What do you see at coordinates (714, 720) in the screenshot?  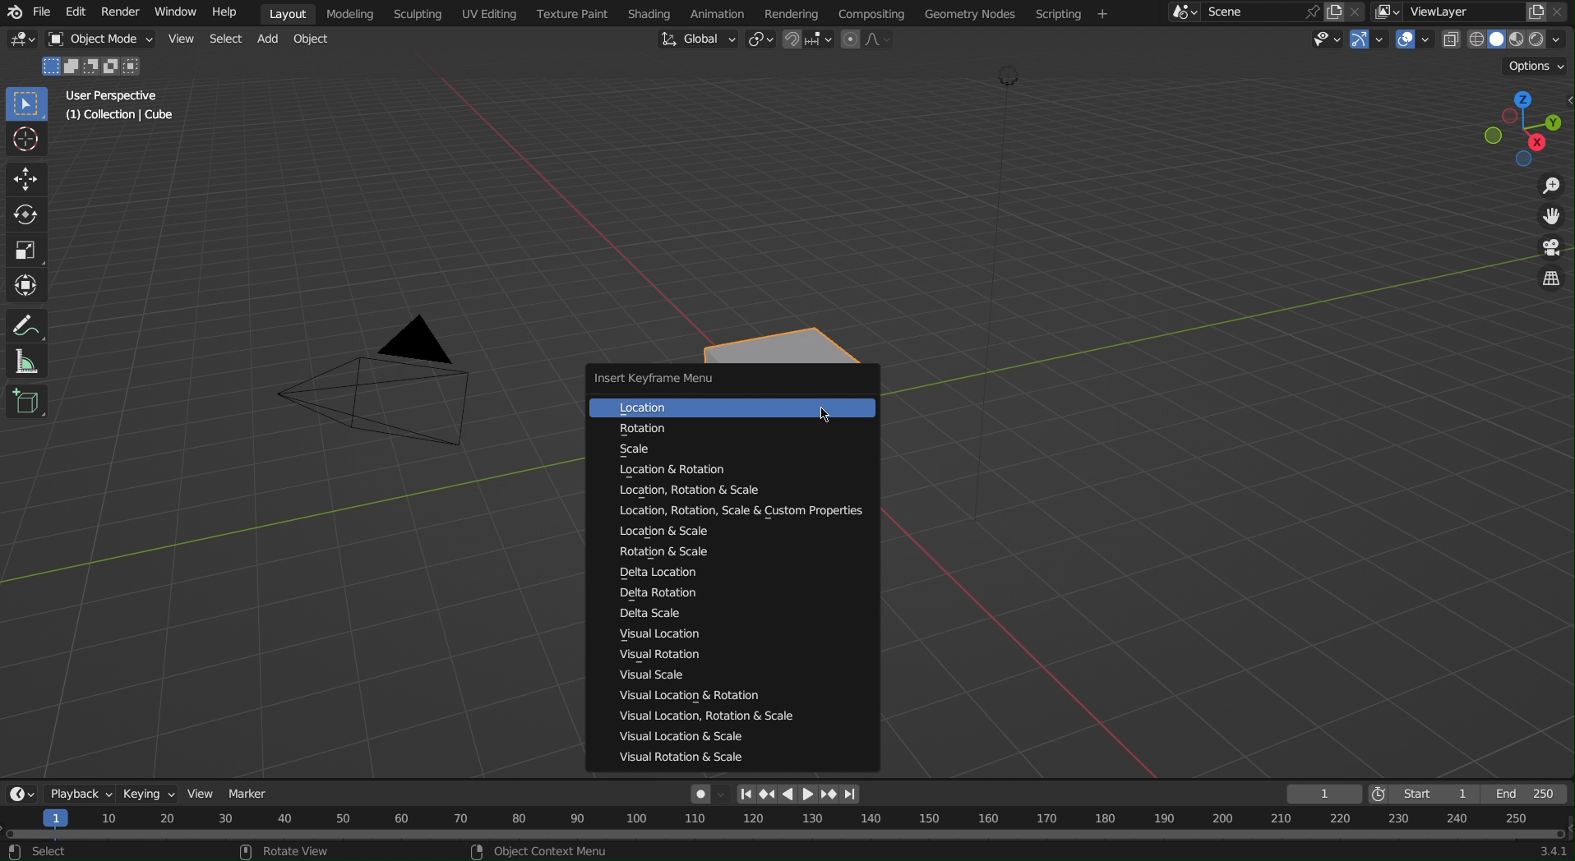 I see `Visual Location, Rotation & Scale` at bounding box center [714, 720].